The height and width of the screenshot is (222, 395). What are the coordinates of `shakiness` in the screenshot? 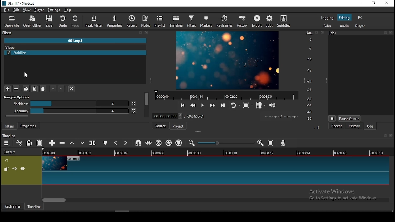 It's located at (70, 104).